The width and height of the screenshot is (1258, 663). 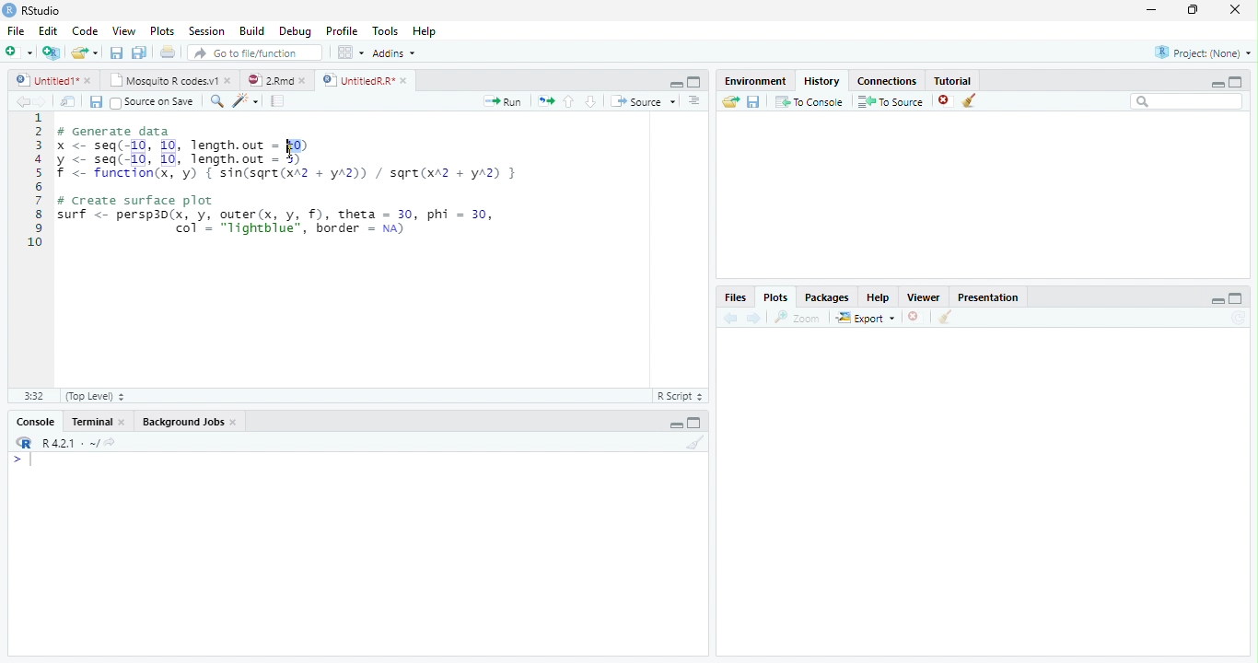 What do you see at coordinates (917, 317) in the screenshot?
I see `Remove current plot` at bounding box center [917, 317].